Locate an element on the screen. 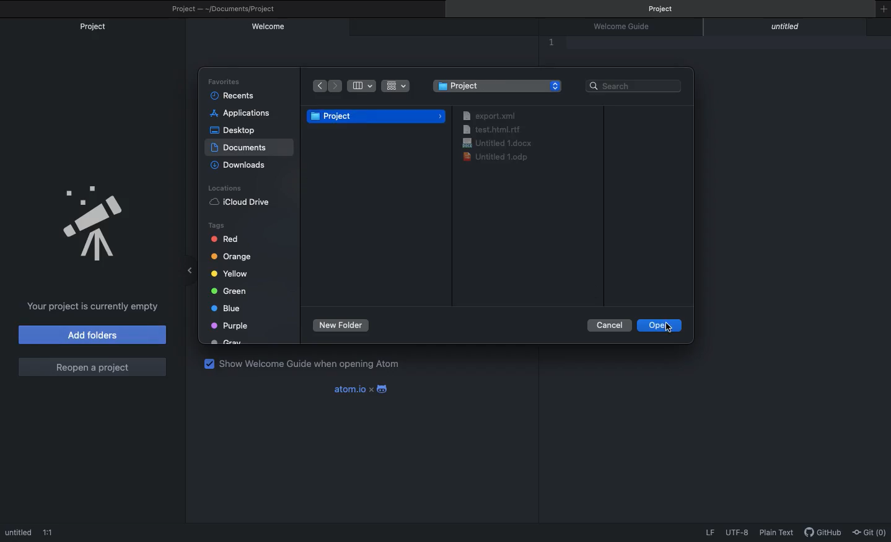 Image resolution: width=891 pixels, height=542 pixels. Emblem is located at coordinates (100, 218).